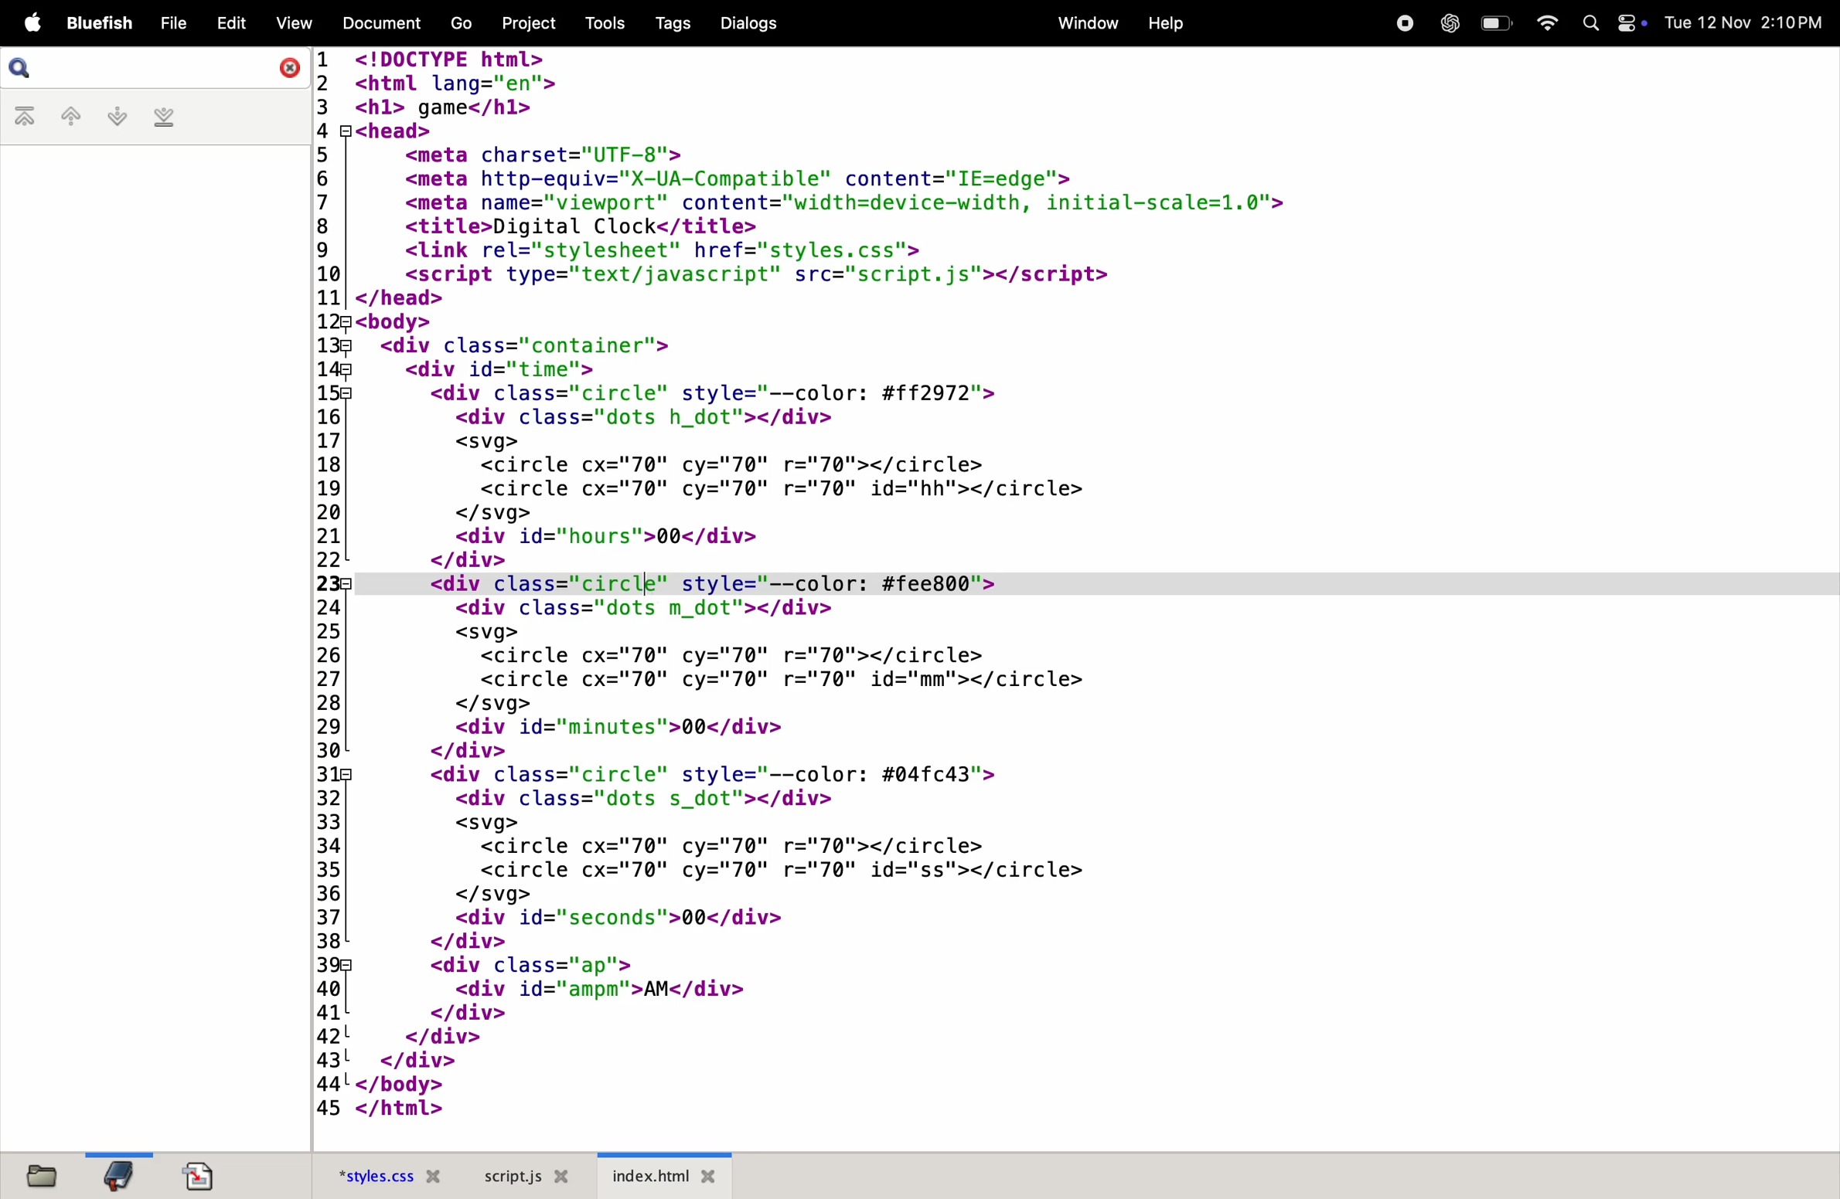 The height and width of the screenshot is (1199, 1840). Describe the element at coordinates (114, 118) in the screenshot. I see `nextbookmark` at that location.